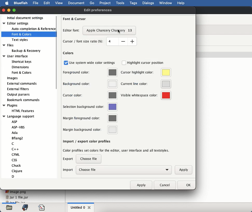 The width and height of the screenshot is (252, 212). What do you see at coordinates (182, 169) in the screenshot?
I see `apply` at bounding box center [182, 169].